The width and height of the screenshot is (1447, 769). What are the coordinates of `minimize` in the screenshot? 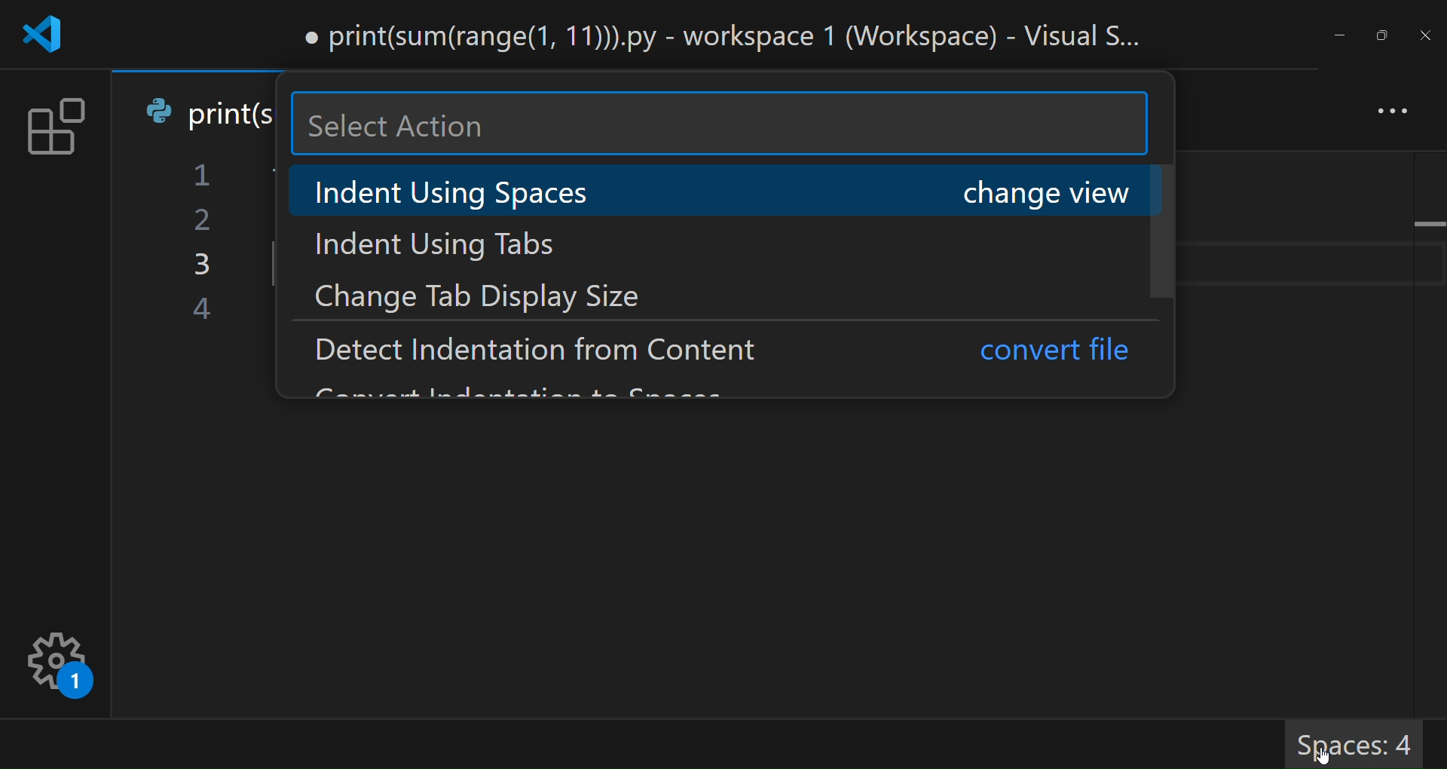 It's located at (1338, 35).